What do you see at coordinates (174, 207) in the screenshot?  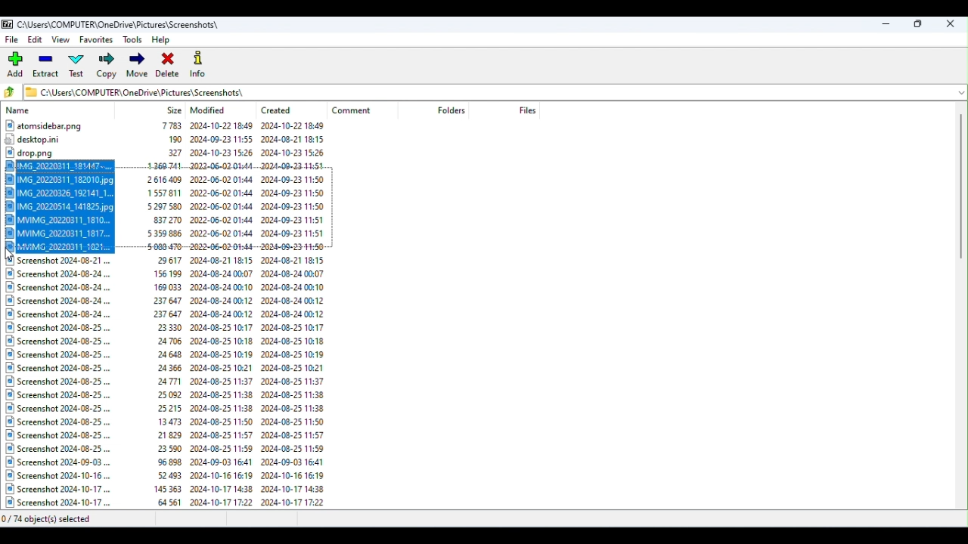 I see `Selected items` at bounding box center [174, 207].